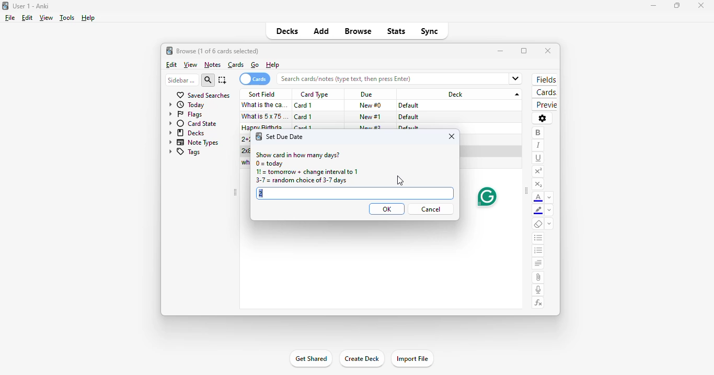  What do you see at coordinates (185, 153) in the screenshot?
I see `tags` at bounding box center [185, 153].